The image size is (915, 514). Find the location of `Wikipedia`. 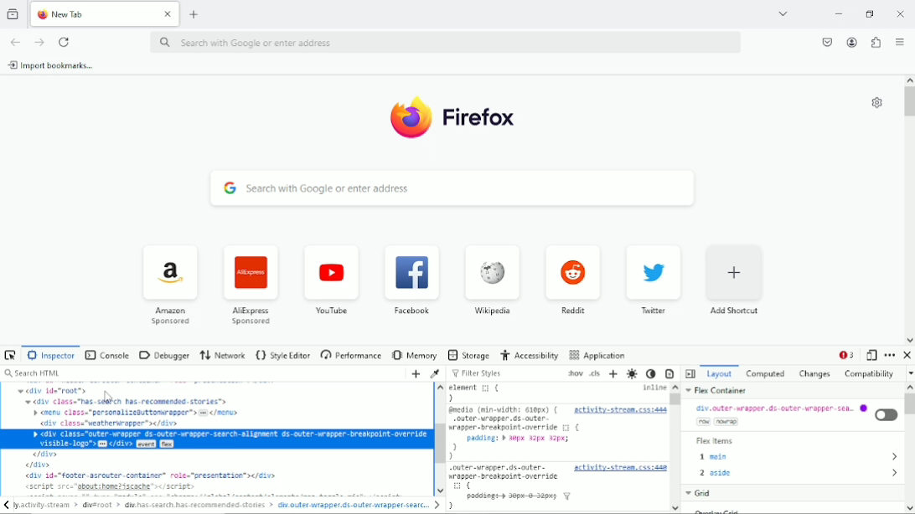

Wikipedia is located at coordinates (491, 281).